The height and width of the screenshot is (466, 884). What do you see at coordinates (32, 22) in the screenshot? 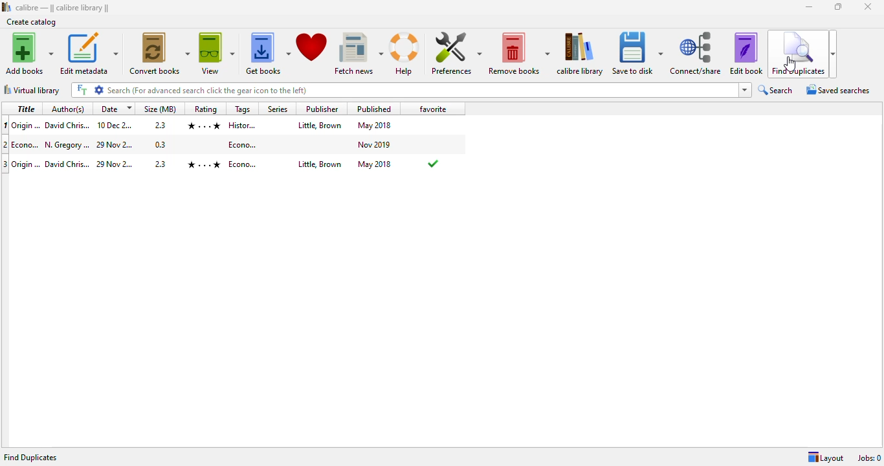
I see `create catalog` at bounding box center [32, 22].